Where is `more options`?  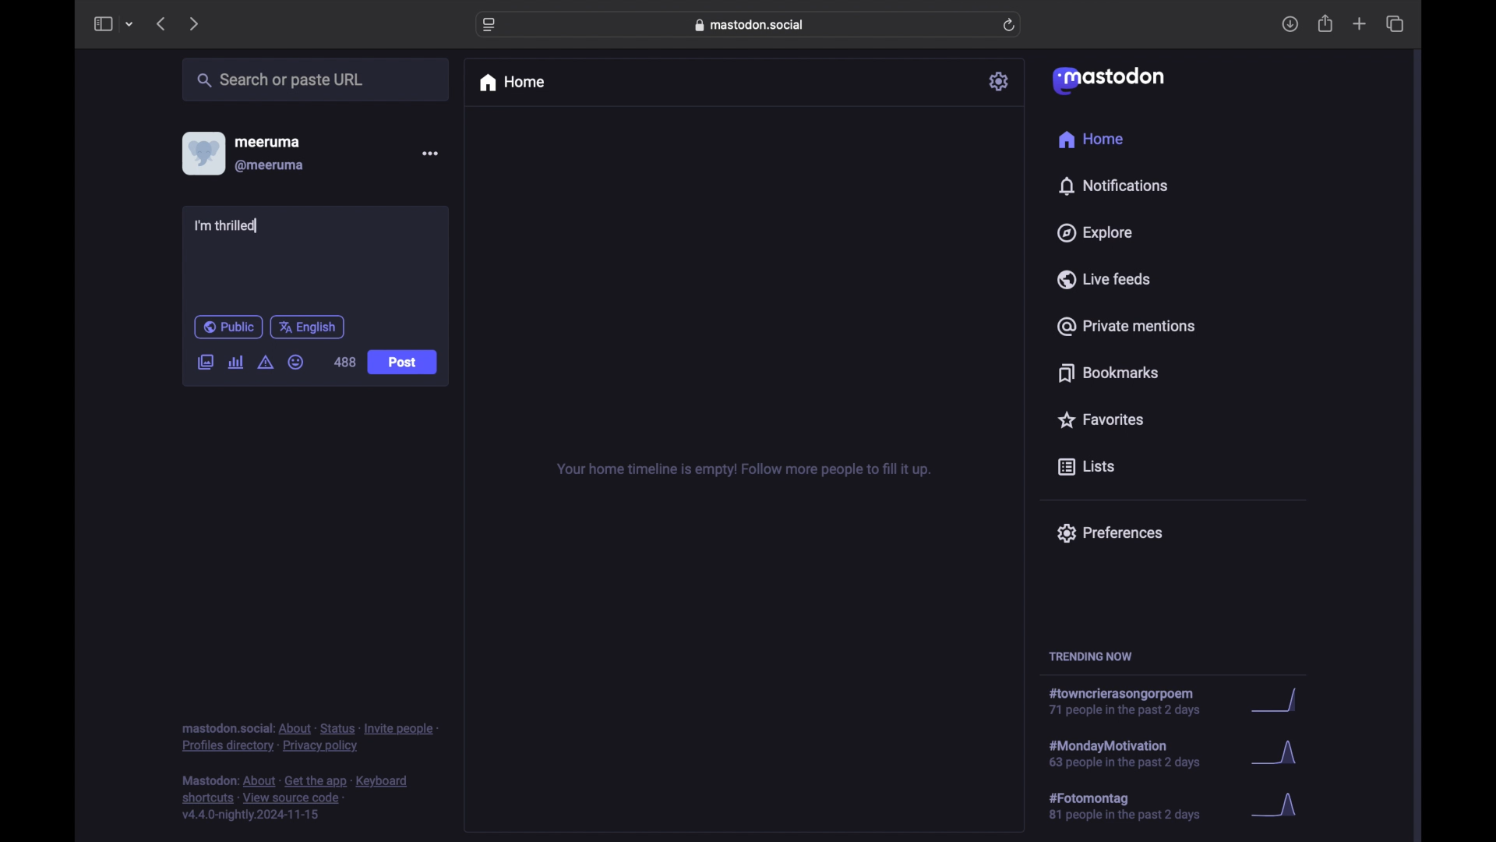 more options is located at coordinates (429, 153).